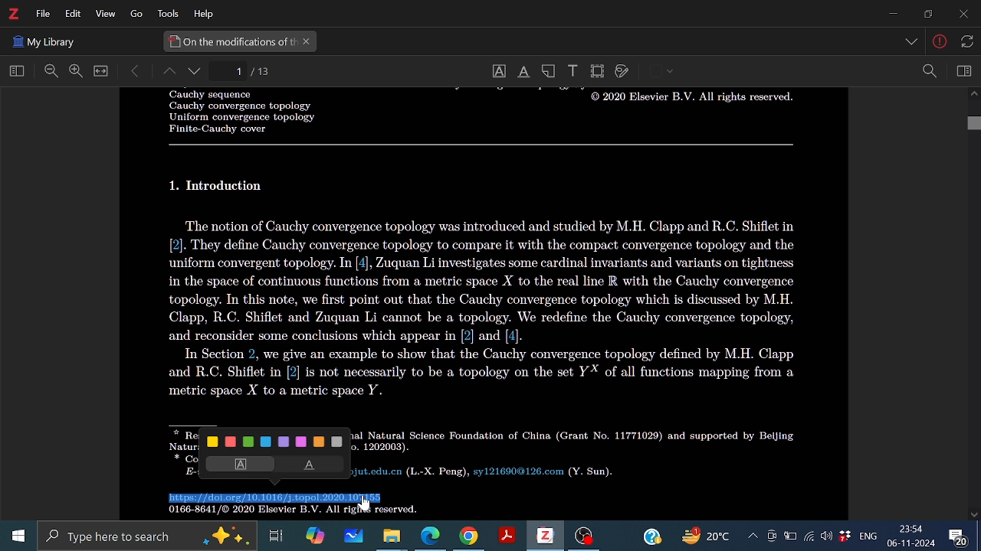 This screenshot has height=551, width=981. What do you see at coordinates (277, 498) in the screenshot?
I see `Selected part of the text` at bounding box center [277, 498].